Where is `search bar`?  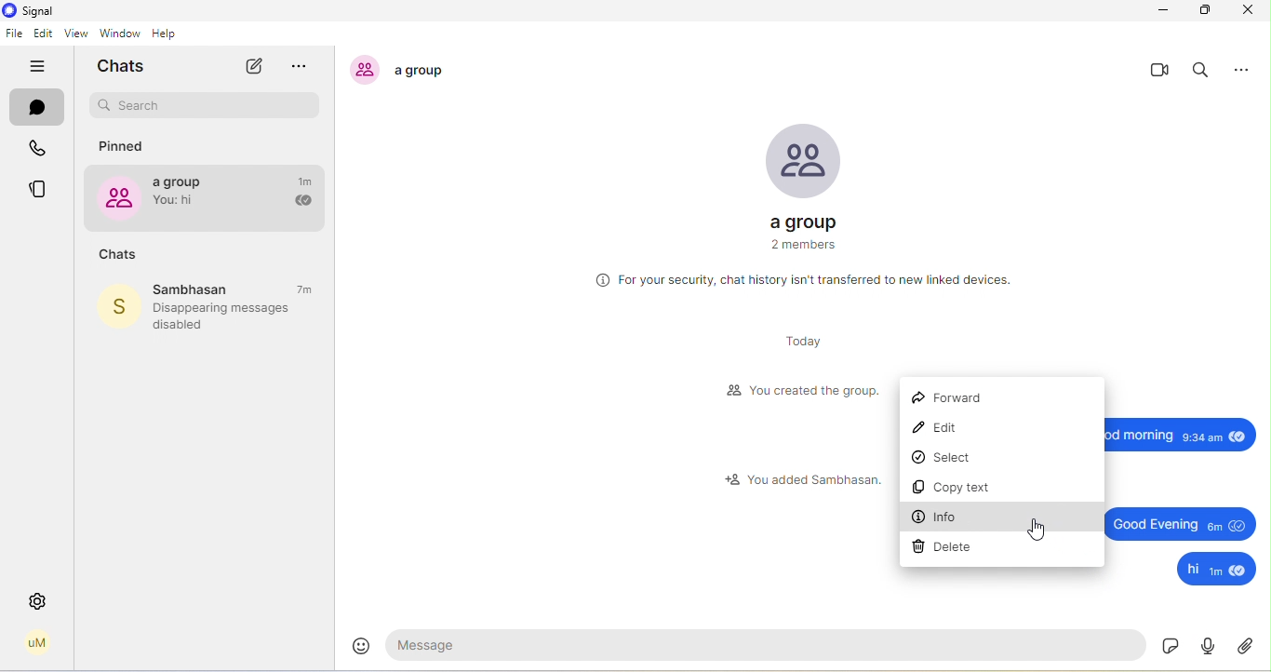 search bar is located at coordinates (206, 106).